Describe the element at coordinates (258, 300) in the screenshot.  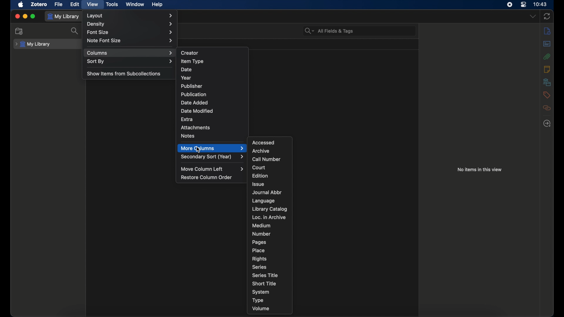
I see `type` at that location.